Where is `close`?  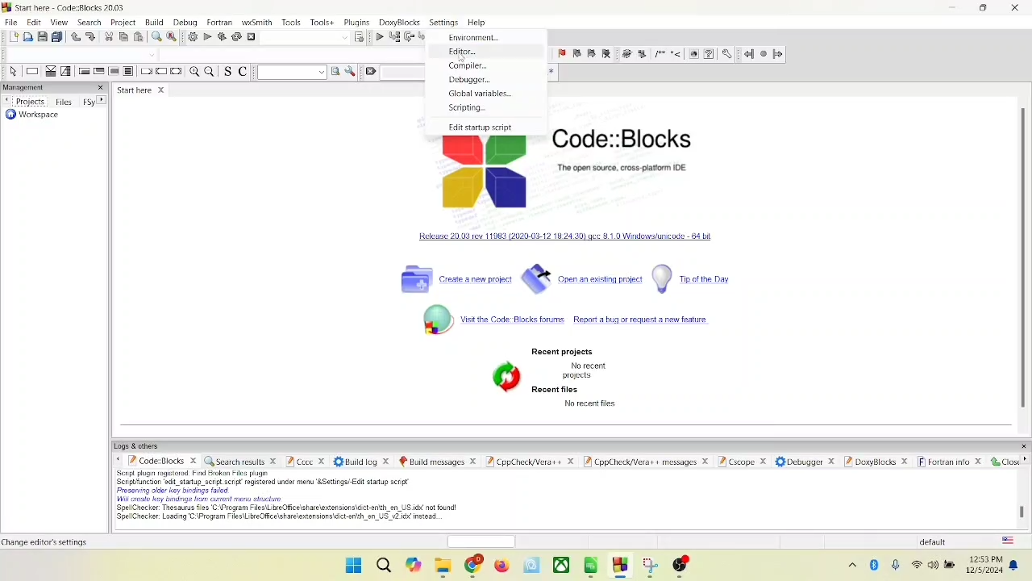 close is located at coordinates (1003, 462).